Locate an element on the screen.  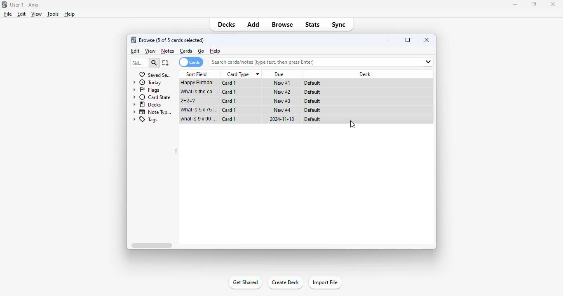
new #2 is located at coordinates (282, 92).